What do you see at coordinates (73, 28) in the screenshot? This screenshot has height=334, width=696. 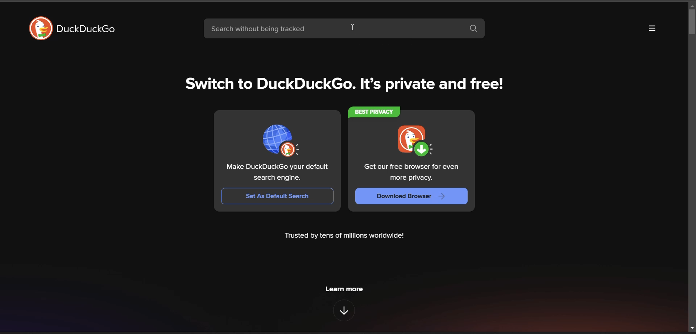 I see `logo and title` at bounding box center [73, 28].